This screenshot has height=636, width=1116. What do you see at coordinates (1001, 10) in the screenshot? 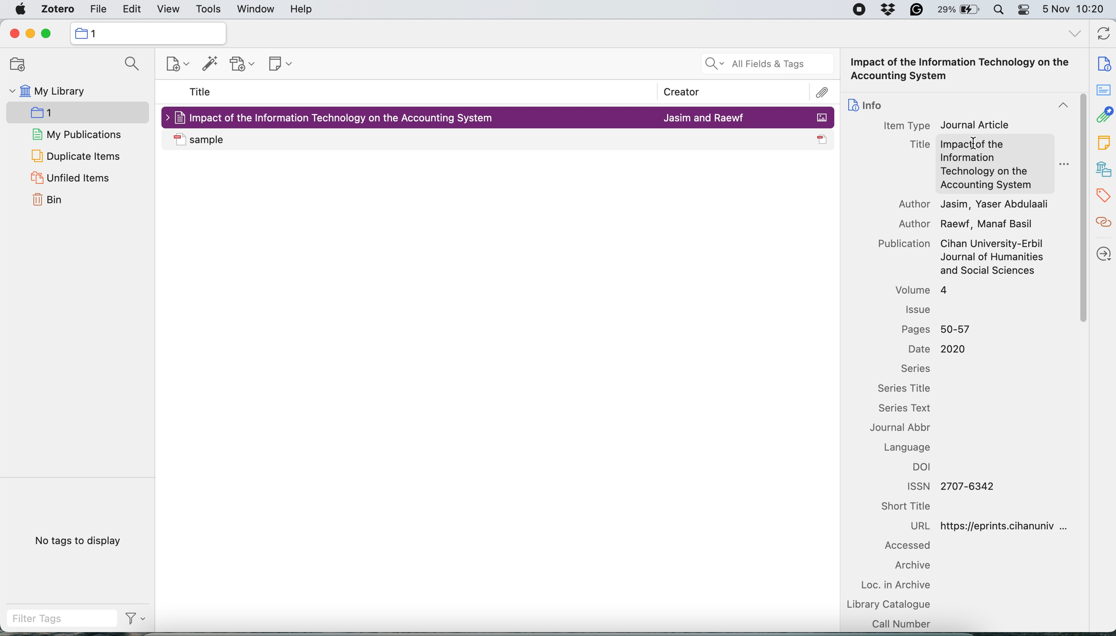
I see `spotlight search` at bounding box center [1001, 10].